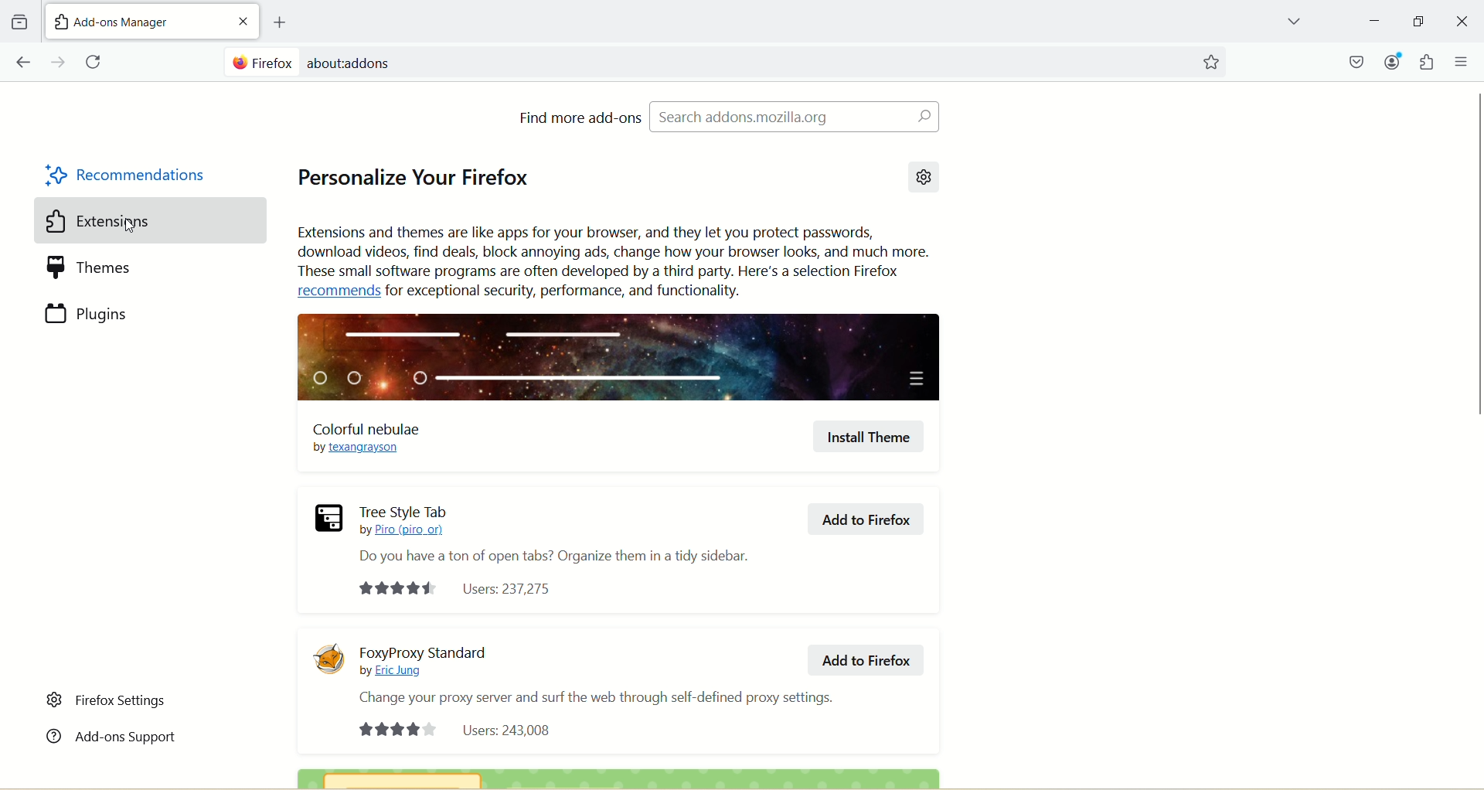 This screenshot has height=790, width=1484. I want to click on Account, so click(1392, 61).